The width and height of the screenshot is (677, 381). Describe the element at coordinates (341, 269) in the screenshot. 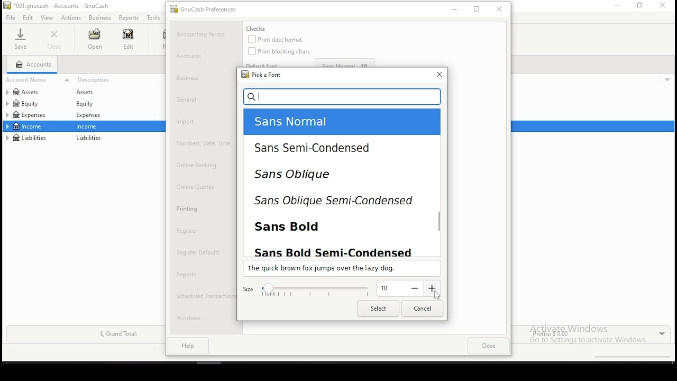

I see `font preview` at that location.